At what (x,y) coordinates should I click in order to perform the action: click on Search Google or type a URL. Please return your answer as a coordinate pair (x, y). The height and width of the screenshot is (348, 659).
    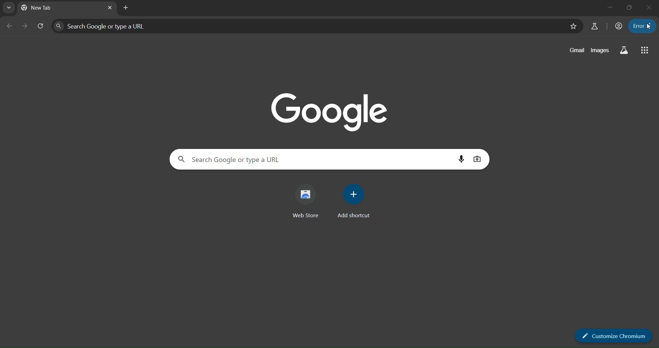
    Looking at the image, I should click on (313, 160).